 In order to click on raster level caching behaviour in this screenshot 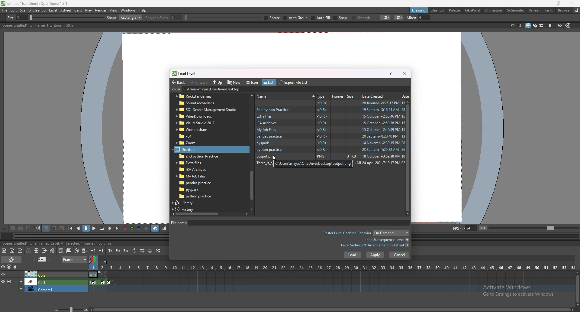, I will do `click(366, 234)`.